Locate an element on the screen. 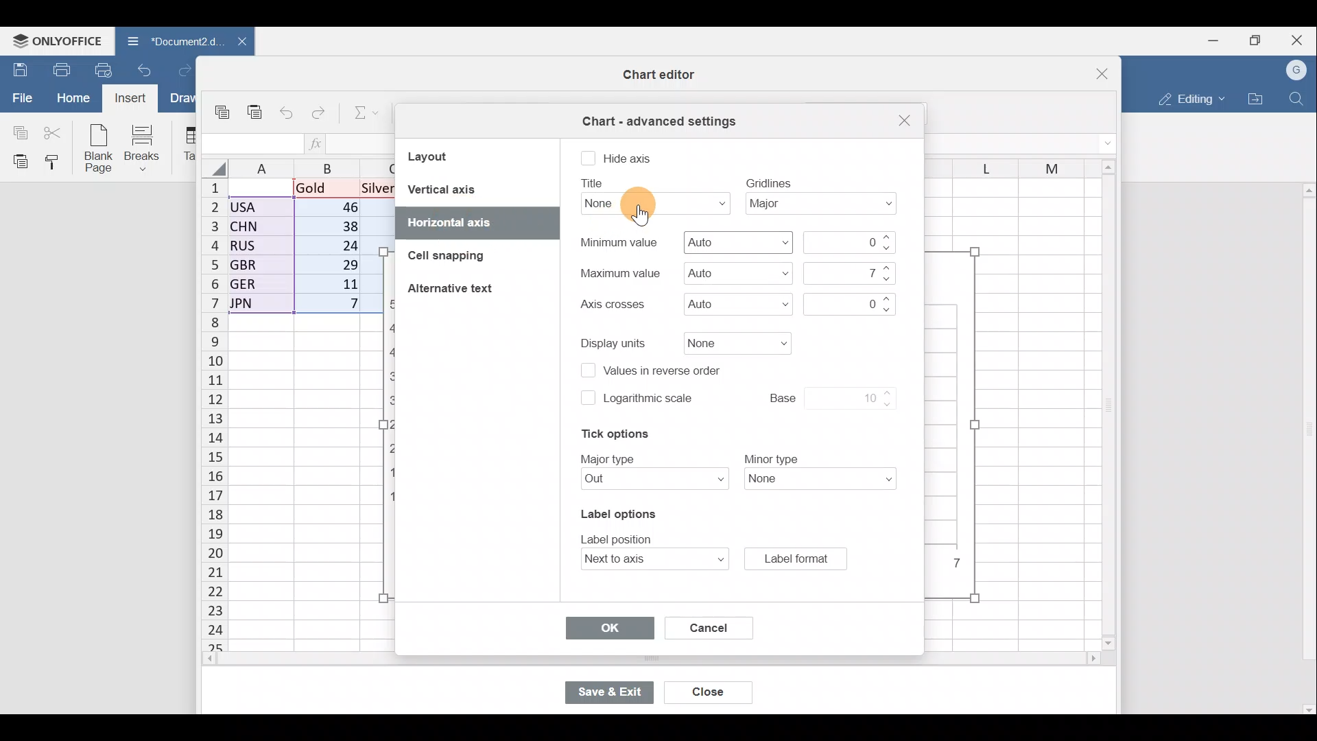  text is located at coordinates (610, 305).